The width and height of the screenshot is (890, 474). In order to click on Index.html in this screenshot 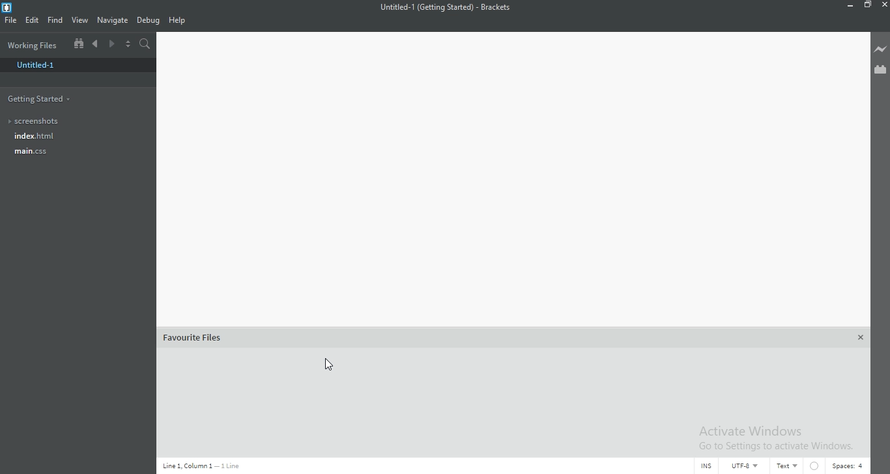, I will do `click(72, 136)`.